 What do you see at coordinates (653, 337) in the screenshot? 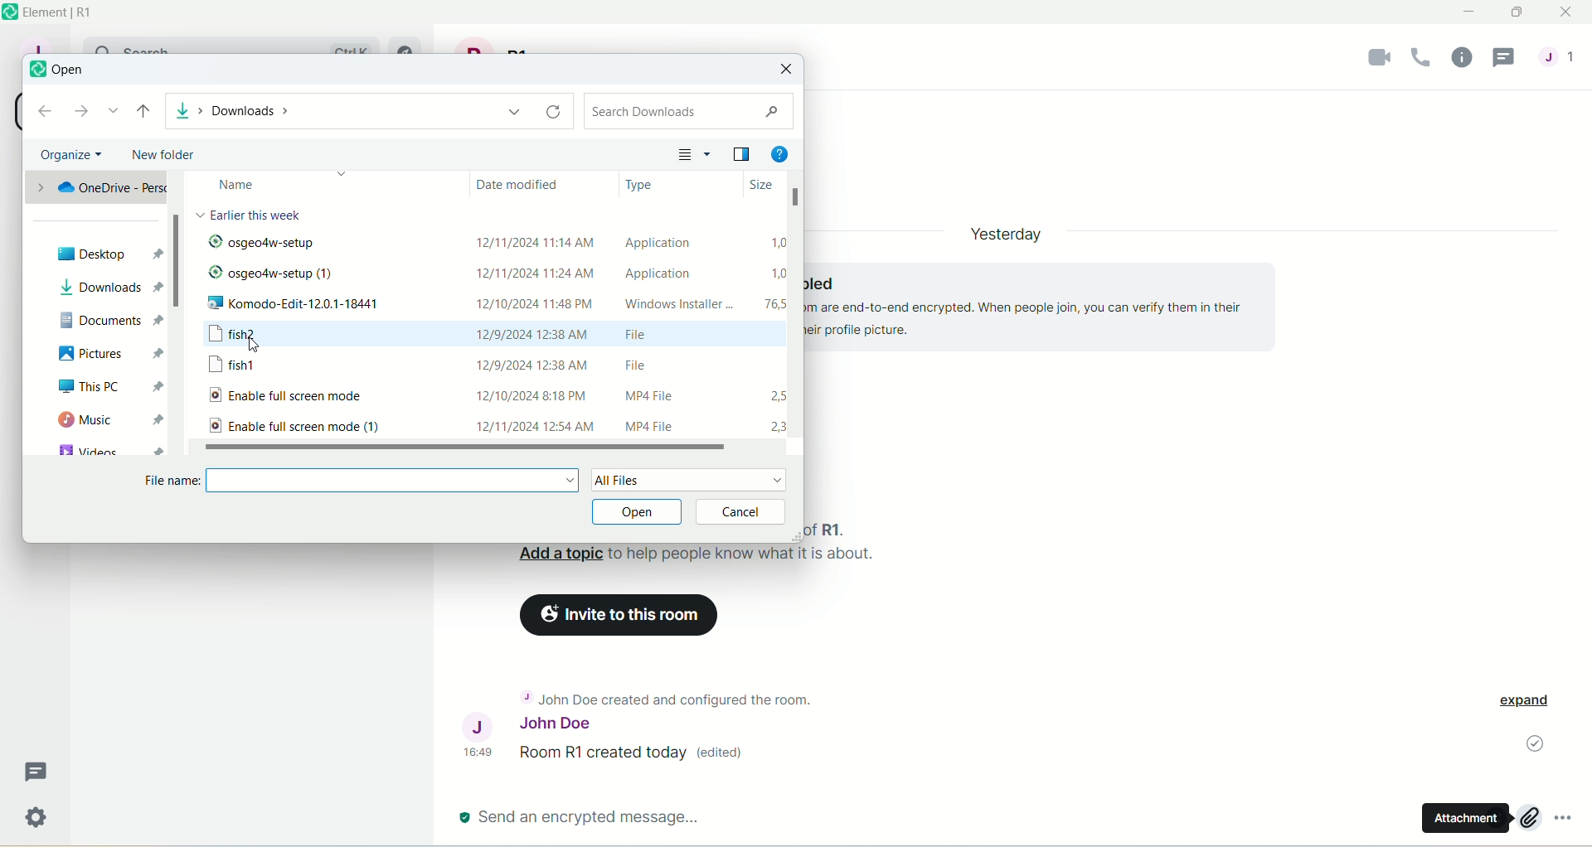
I see `File` at bounding box center [653, 337].